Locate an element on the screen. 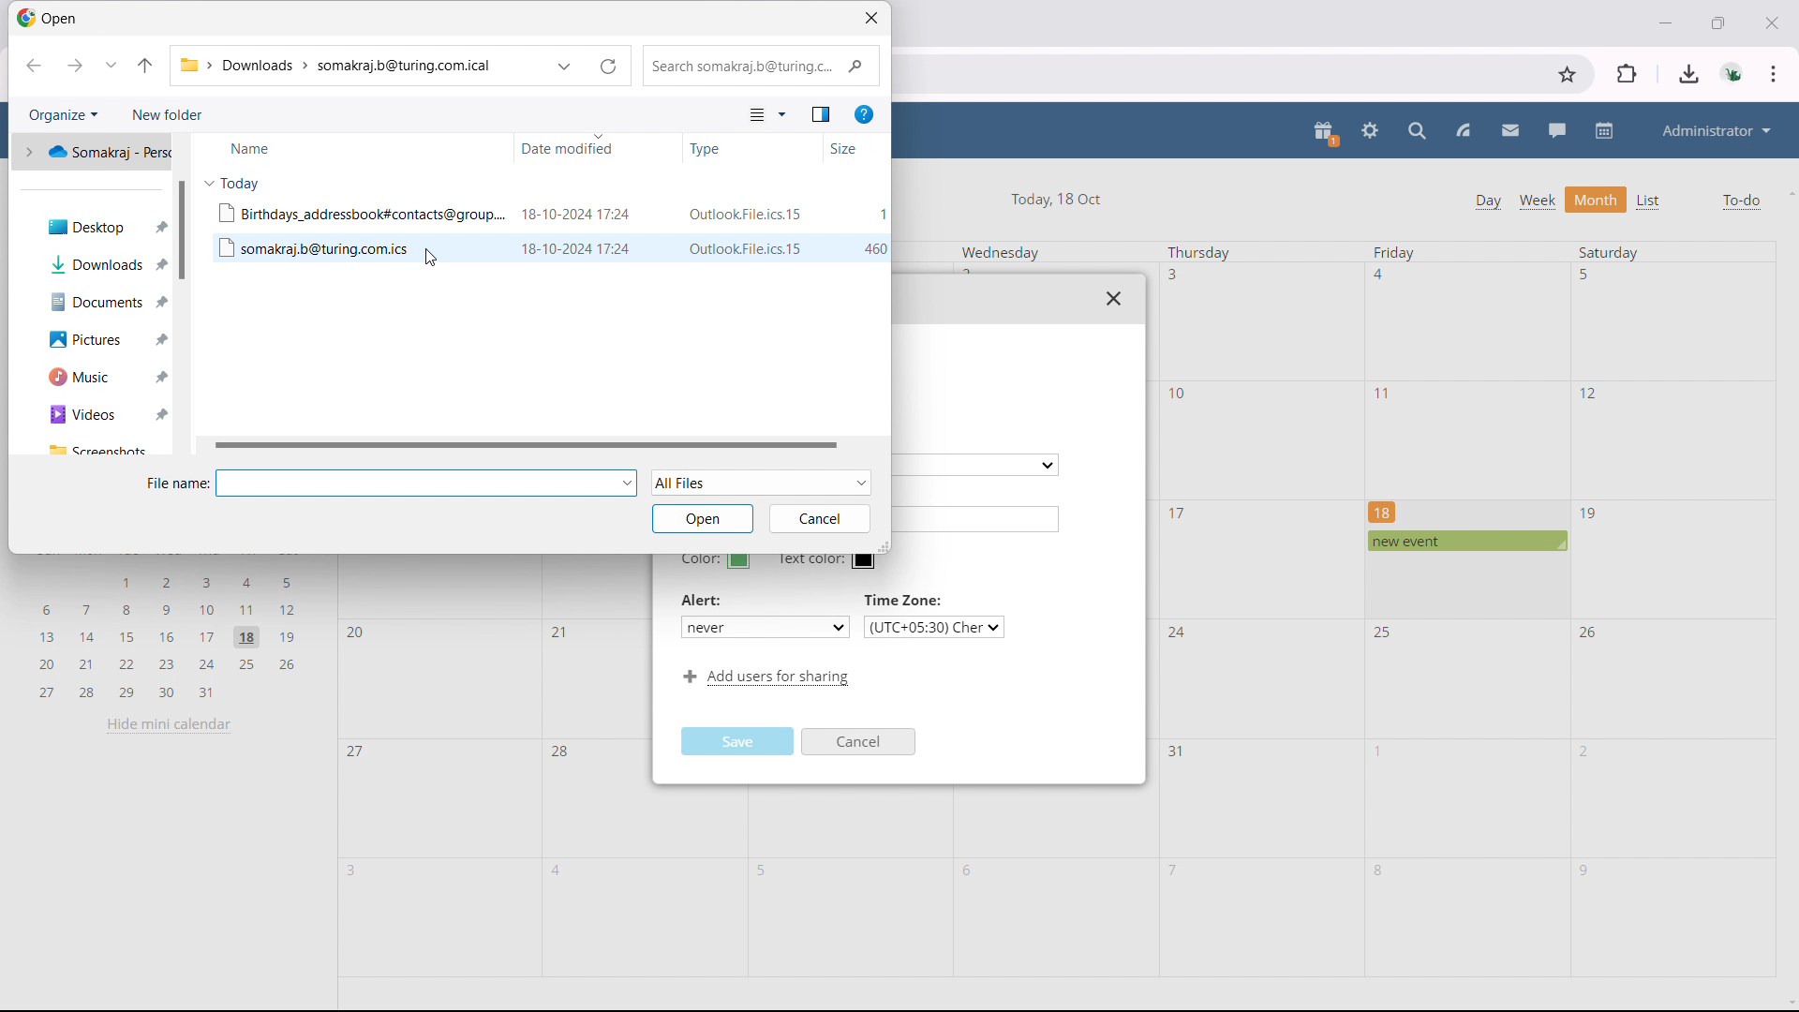  New folder is located at coordinates (167, 114).